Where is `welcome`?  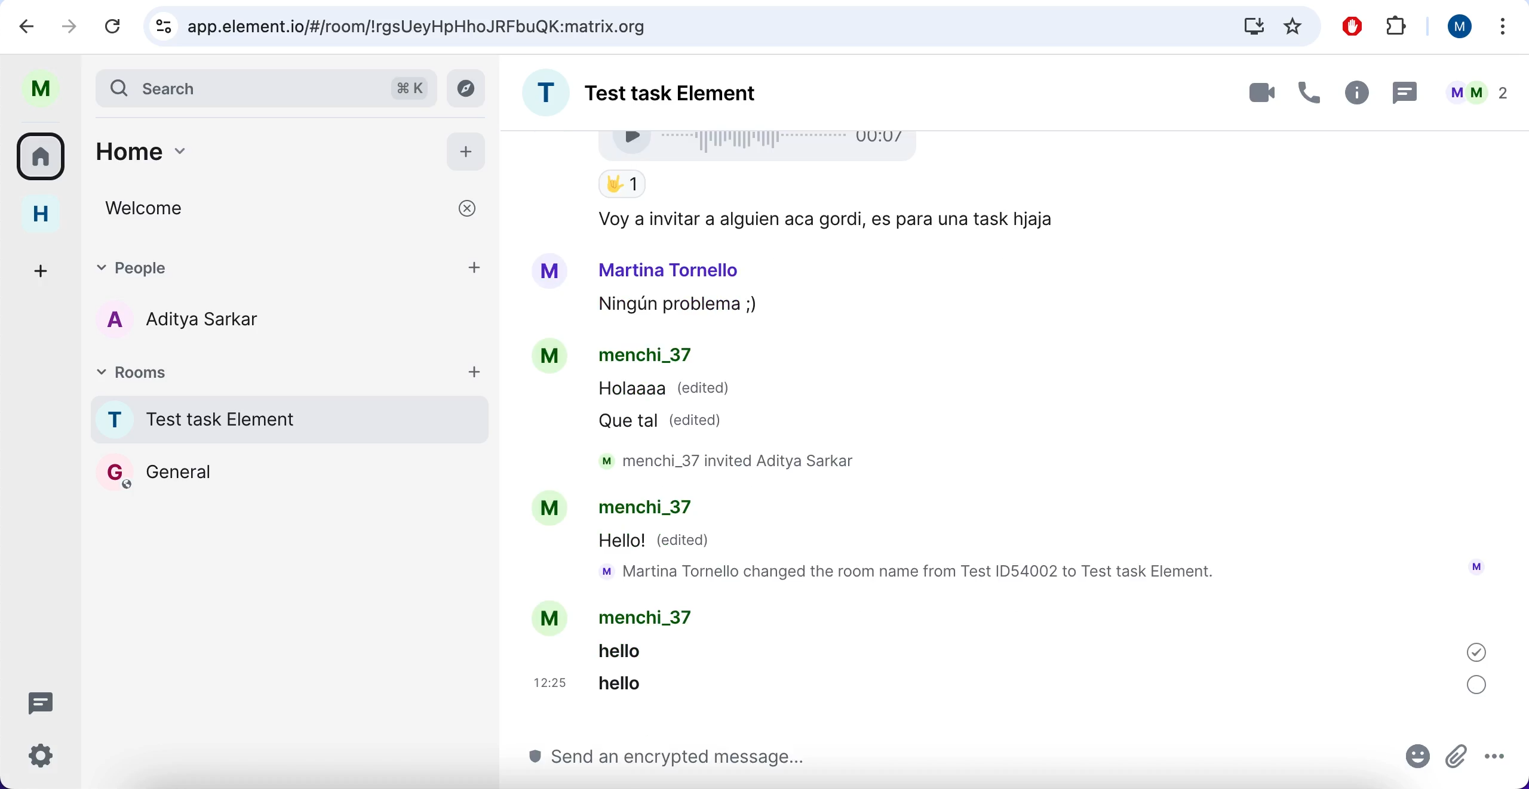
welcome is located at coordinates (293, 208).